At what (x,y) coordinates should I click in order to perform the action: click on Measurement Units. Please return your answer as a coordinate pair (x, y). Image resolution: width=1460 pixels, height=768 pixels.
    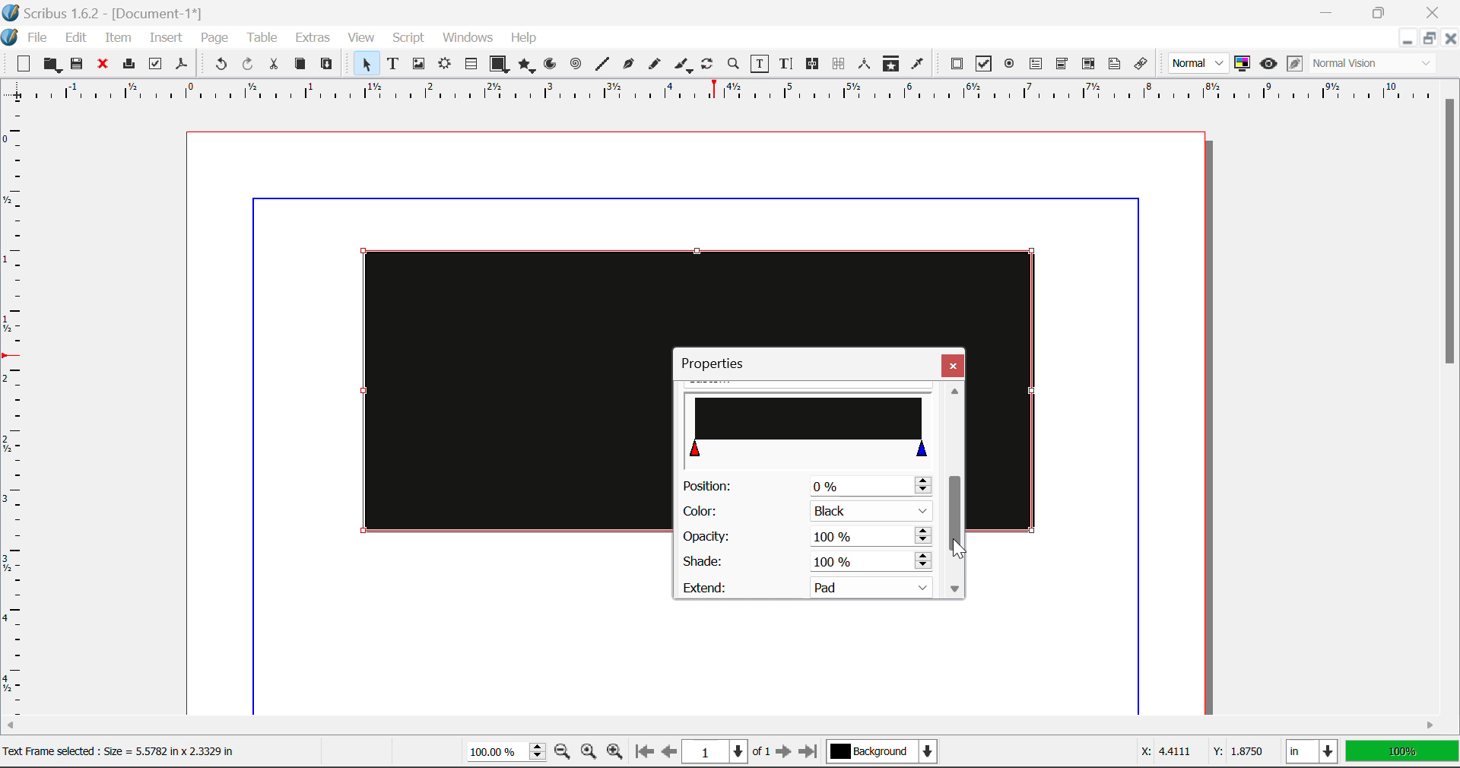
    Looking at the image, I should click on (1313, 754).